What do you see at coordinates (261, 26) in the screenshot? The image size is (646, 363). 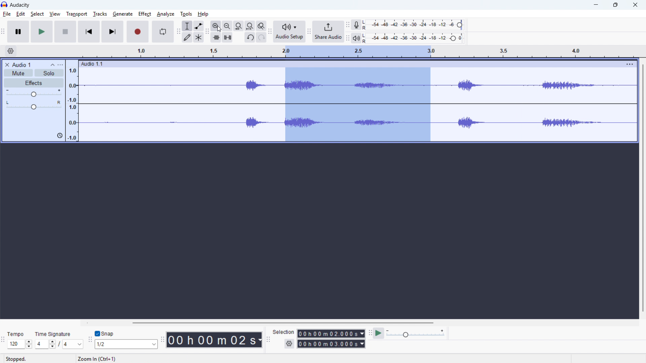 I see `Toggle zoom` at bounding box center [261, 26].